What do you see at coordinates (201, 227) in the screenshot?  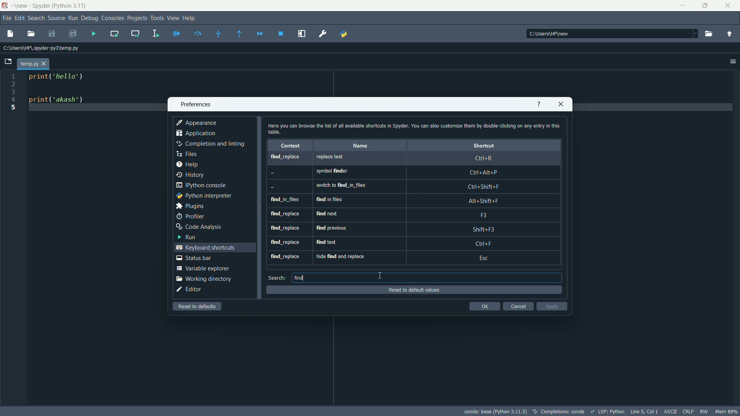 I see `code analysis` at bounding box center [201, 227].